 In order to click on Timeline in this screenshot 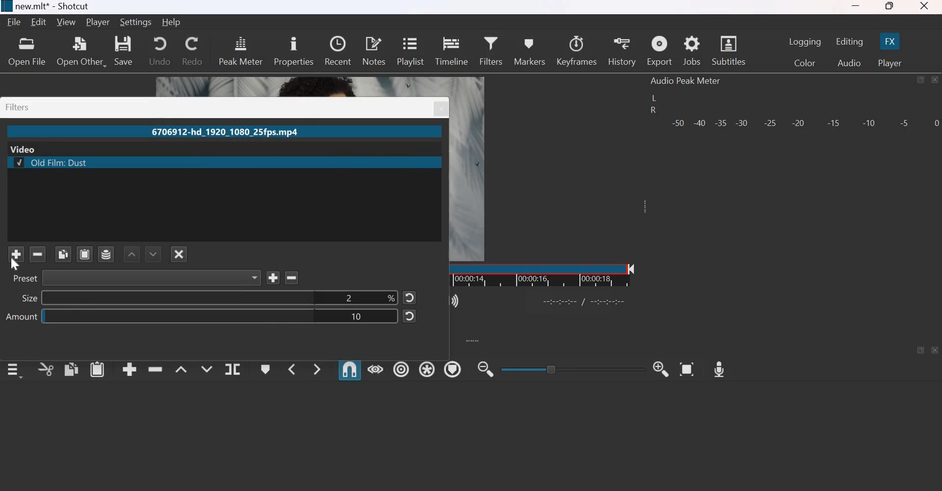, I will do `click(557, 274)`.